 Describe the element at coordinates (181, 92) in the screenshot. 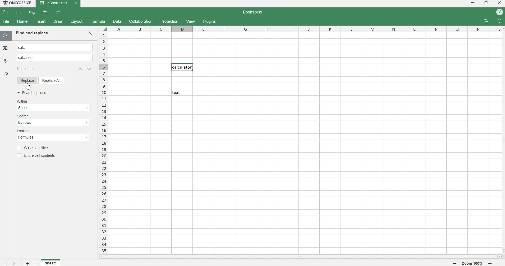

I see `text` at that location.